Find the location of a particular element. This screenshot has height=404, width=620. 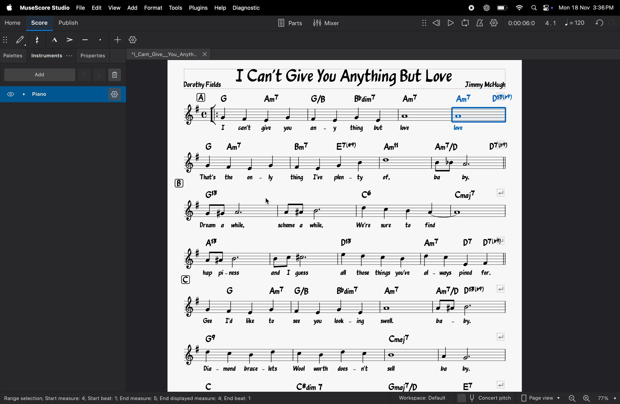

redo is located at coordinates (612, 22).